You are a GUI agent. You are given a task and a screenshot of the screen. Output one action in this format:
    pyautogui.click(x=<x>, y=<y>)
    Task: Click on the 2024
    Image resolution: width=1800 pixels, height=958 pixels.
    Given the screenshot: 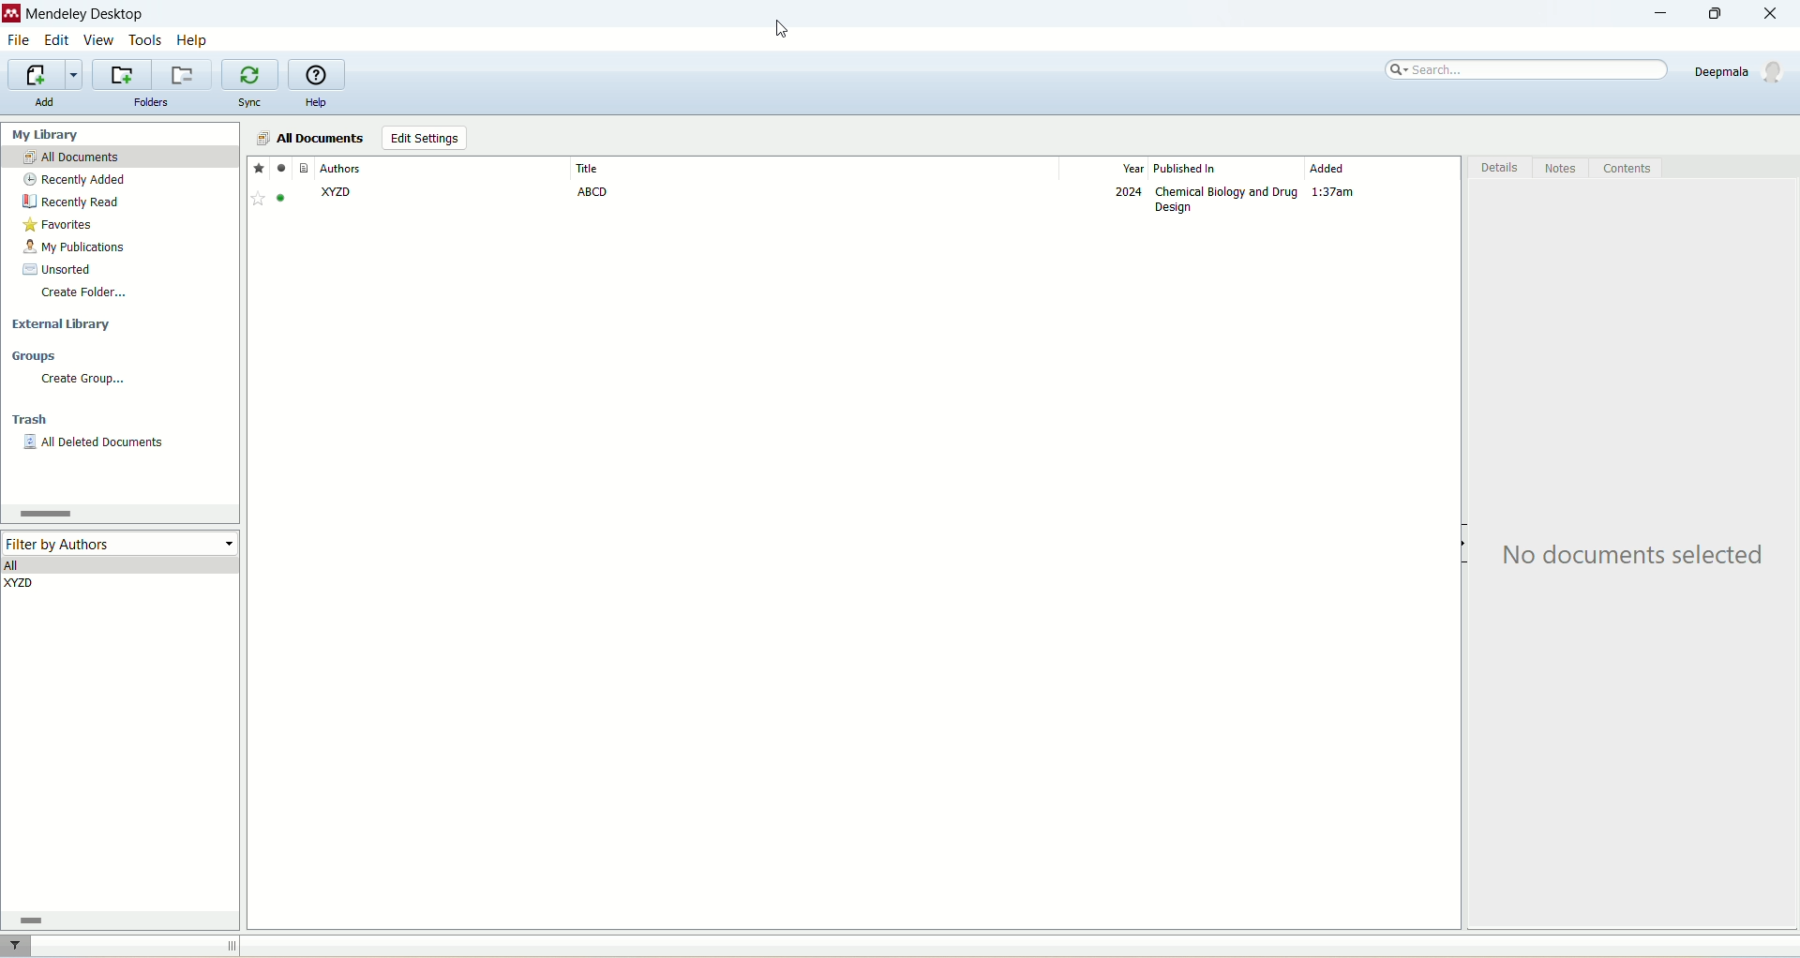 What is the action you would take?
    pyautogui.click(x=1124, y=193)
    